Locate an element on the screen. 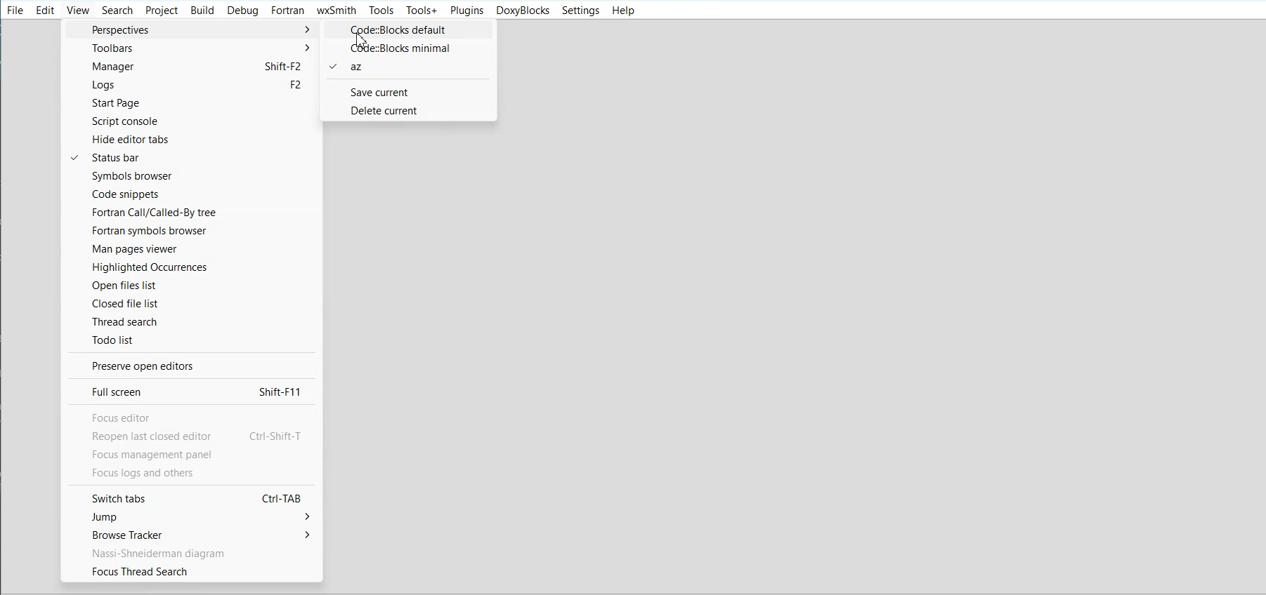 Image resolution: width=1266 pixels, height=595 pixels. Doxyblocks is located at coordinates (522, 11).